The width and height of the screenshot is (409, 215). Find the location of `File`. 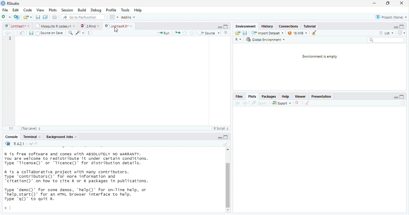

File is located at coordinates (5, 10).